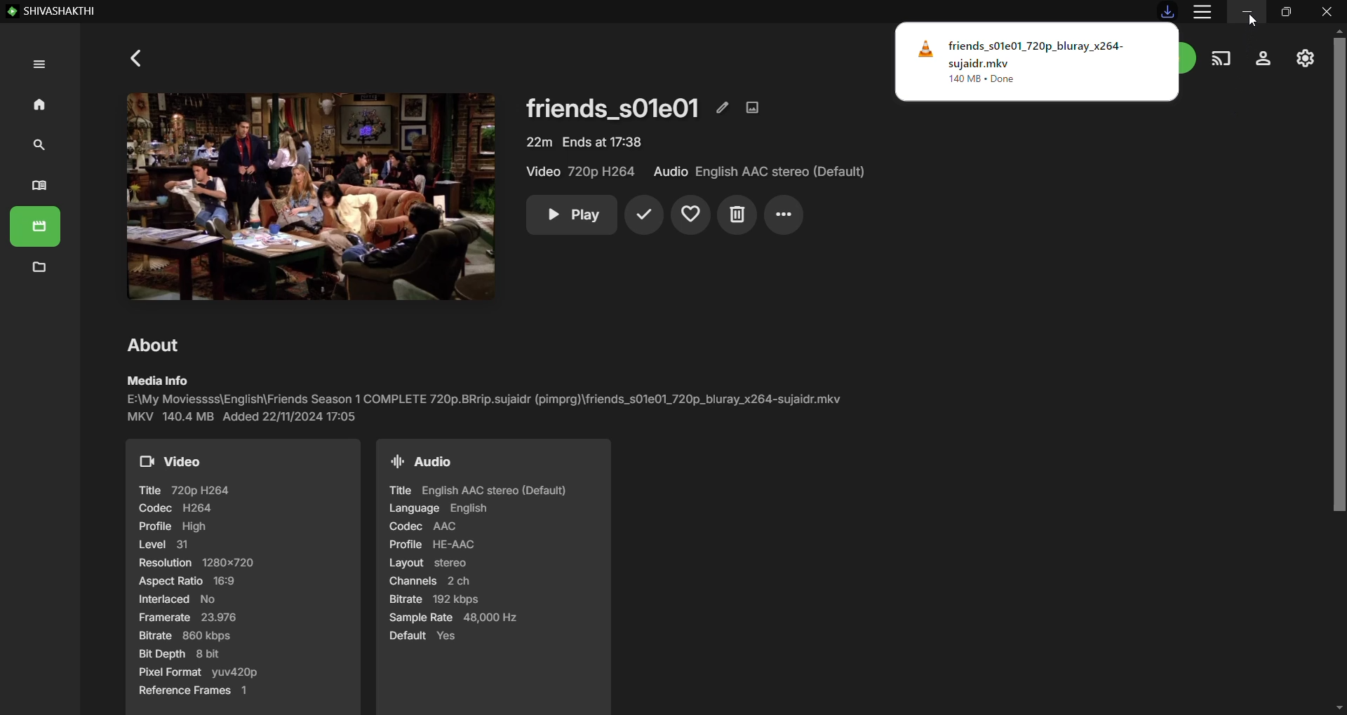 The height and width of the screenshot is (715, 1347). What do you see at coordinates (1253, 20) in the screenshot?
I see `Cursor` at bounding box center [1253, 20].